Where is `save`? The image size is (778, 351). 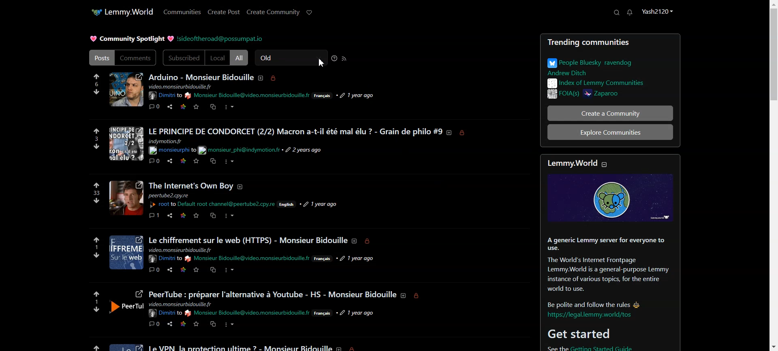 save is located at coordinates (195, 161).